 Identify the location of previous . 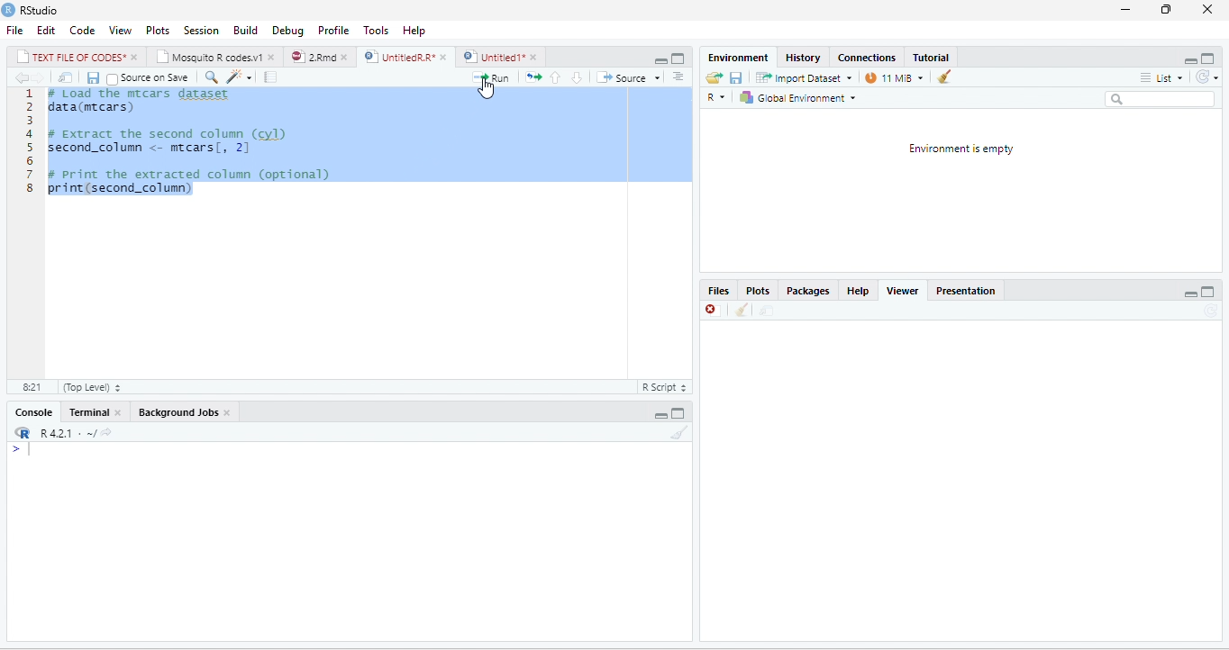
(20, 77).